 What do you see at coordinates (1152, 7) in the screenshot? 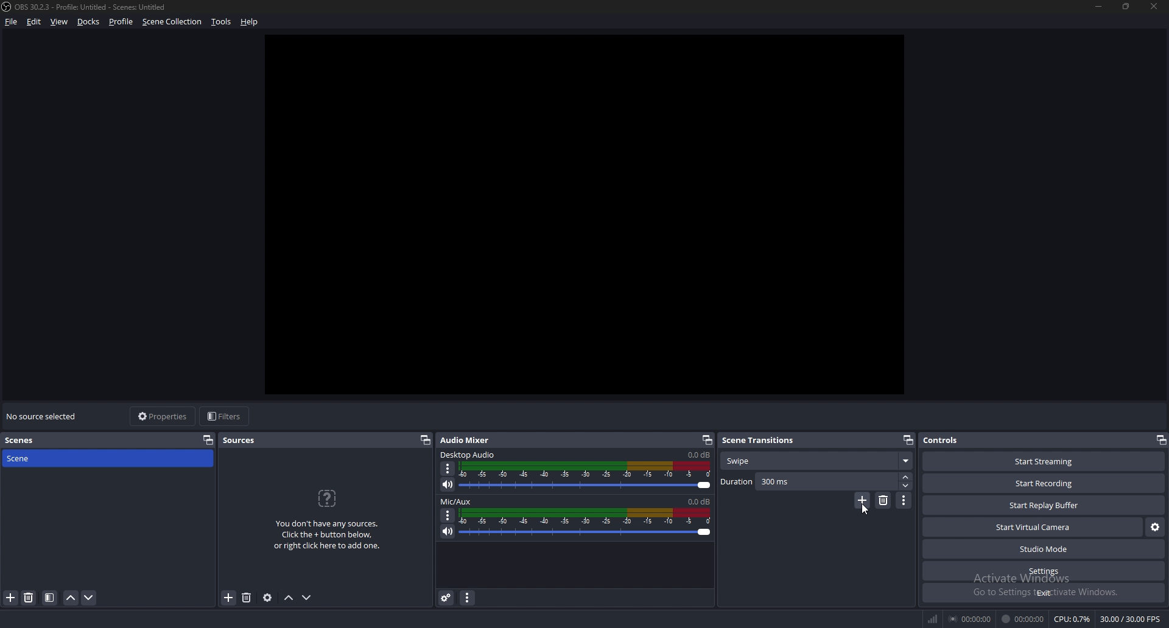
I see `close` at bounding box center [1152, 7].